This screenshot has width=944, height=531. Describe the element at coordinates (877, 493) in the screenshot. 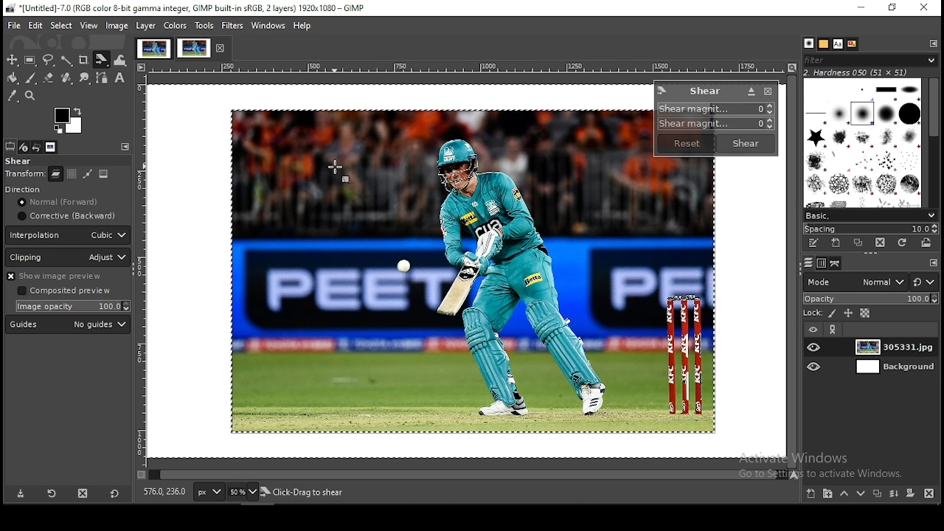

I see `duplicate layer` at that location.